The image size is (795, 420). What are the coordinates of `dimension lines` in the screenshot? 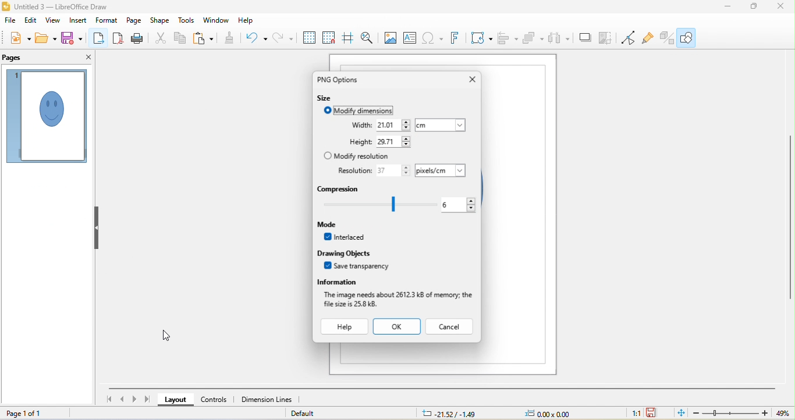 It's located at (267, 398).